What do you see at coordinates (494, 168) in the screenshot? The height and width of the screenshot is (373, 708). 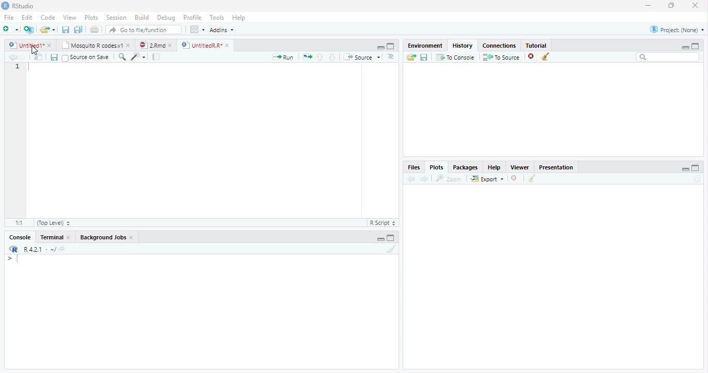 I see `Help` at bounding box center [494, 168].